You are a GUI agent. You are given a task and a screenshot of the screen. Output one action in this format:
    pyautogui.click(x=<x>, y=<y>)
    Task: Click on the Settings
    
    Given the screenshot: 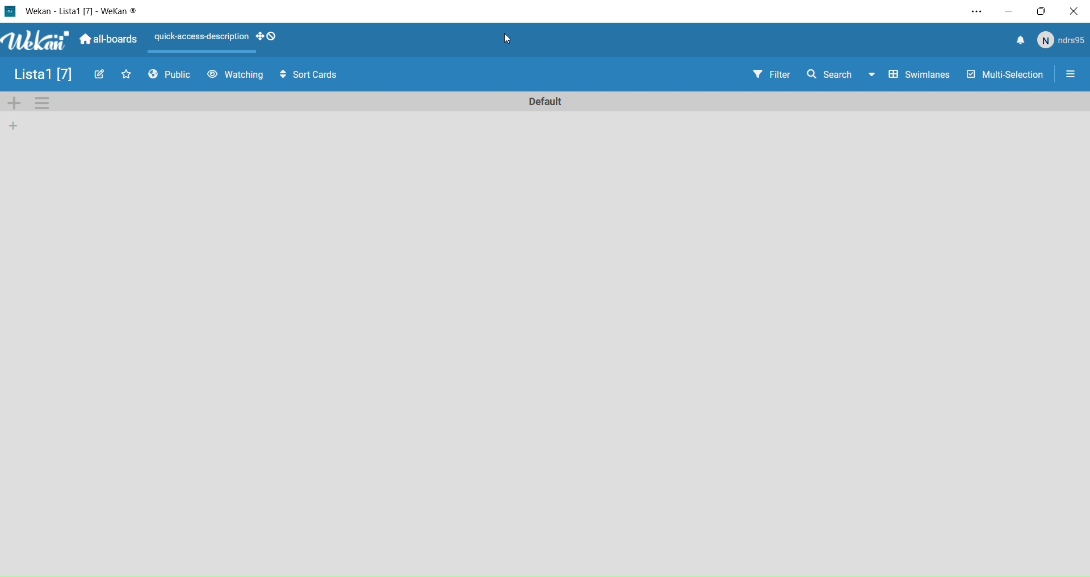 What is the action you would take?
    pyautogui.click(x=46, y=103)
    